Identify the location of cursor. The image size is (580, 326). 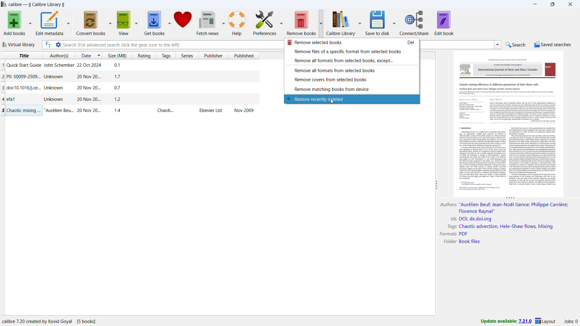
(333, 103).